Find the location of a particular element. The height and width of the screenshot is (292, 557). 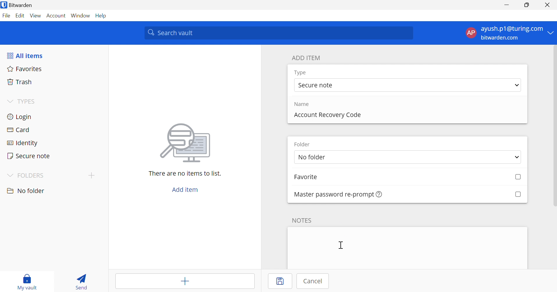

Search vault is located at coordinates (279, 33).